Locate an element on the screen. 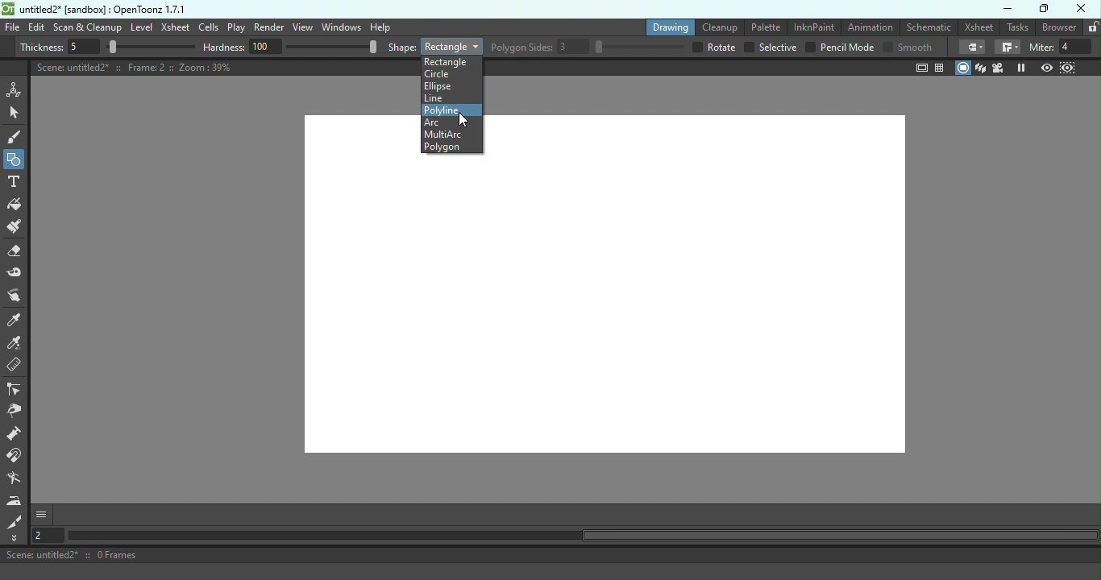 This screenshot has height=580, width=1101. untitled2* [sandbox] : OpenToonz 1.7.1 is located at coordinates (93, 8).